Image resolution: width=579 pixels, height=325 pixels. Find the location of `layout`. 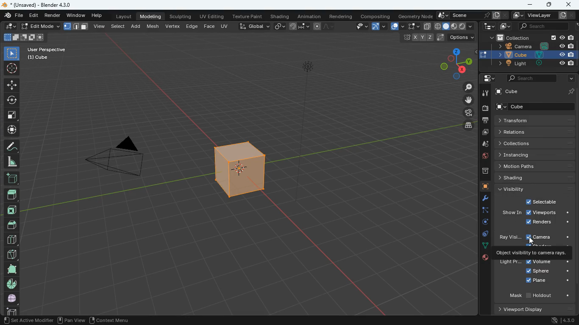

layout is located at coordinates (454, 27).